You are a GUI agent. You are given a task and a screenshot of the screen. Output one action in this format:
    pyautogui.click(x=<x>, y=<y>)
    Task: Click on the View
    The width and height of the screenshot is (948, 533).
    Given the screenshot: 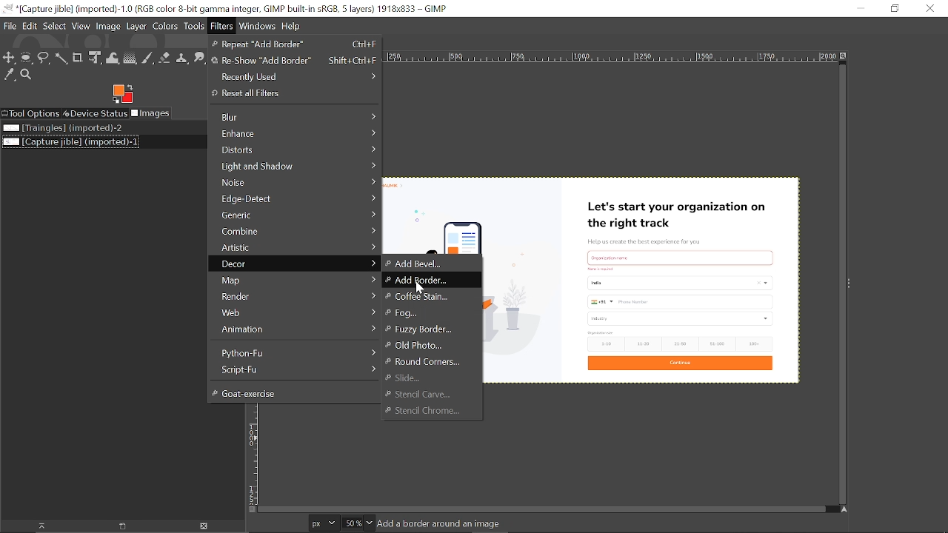 What is the action you would take?
    pyautogui.click(x=81, y=27)
    